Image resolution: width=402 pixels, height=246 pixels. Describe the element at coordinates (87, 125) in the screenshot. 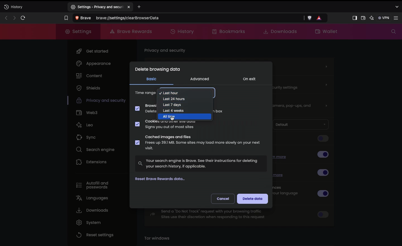

I see `Leo` at that location.